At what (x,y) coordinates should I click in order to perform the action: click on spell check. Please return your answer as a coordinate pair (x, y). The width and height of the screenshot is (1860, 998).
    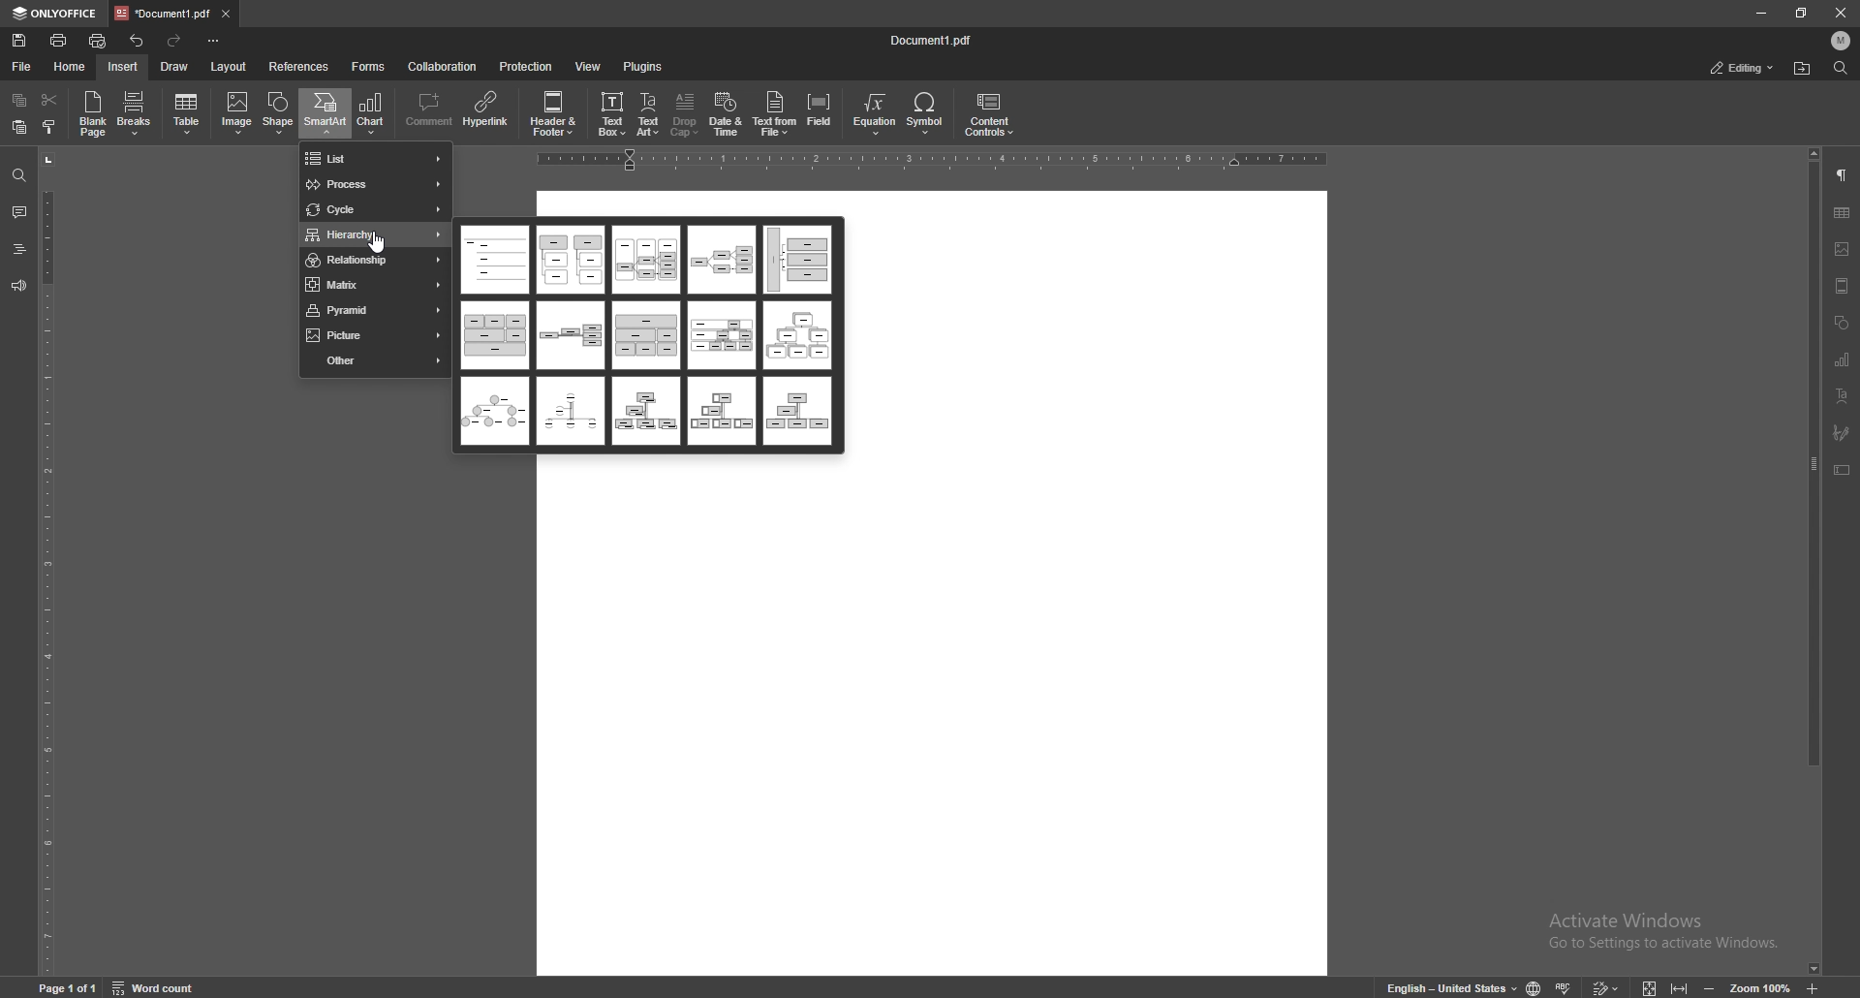
    Looking at the image, I should click on (1565, 987).